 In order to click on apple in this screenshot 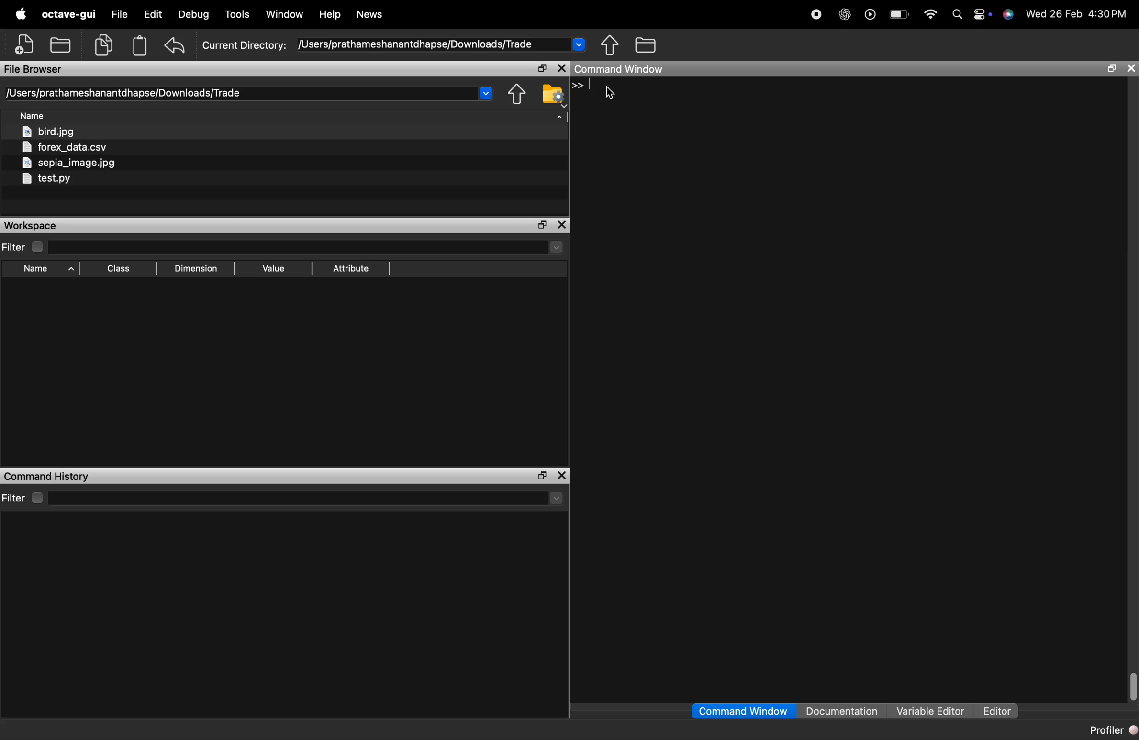, I will do `click(20, 13)`.